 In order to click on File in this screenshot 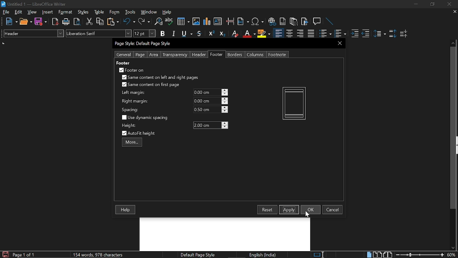, I will do `click(6, 12)`.